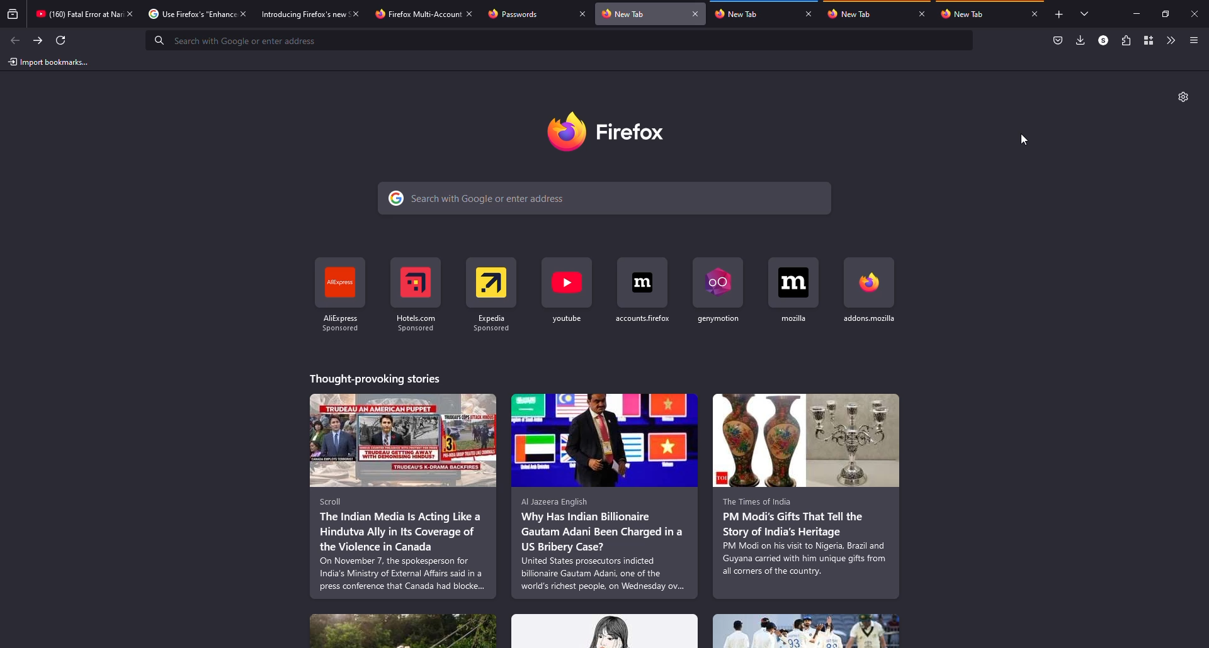 This screenshot has width=1209, height=648. What do you see at coordinates (374, 377) in the screenshot?
I see `stories` at bounding box center [374, 377].